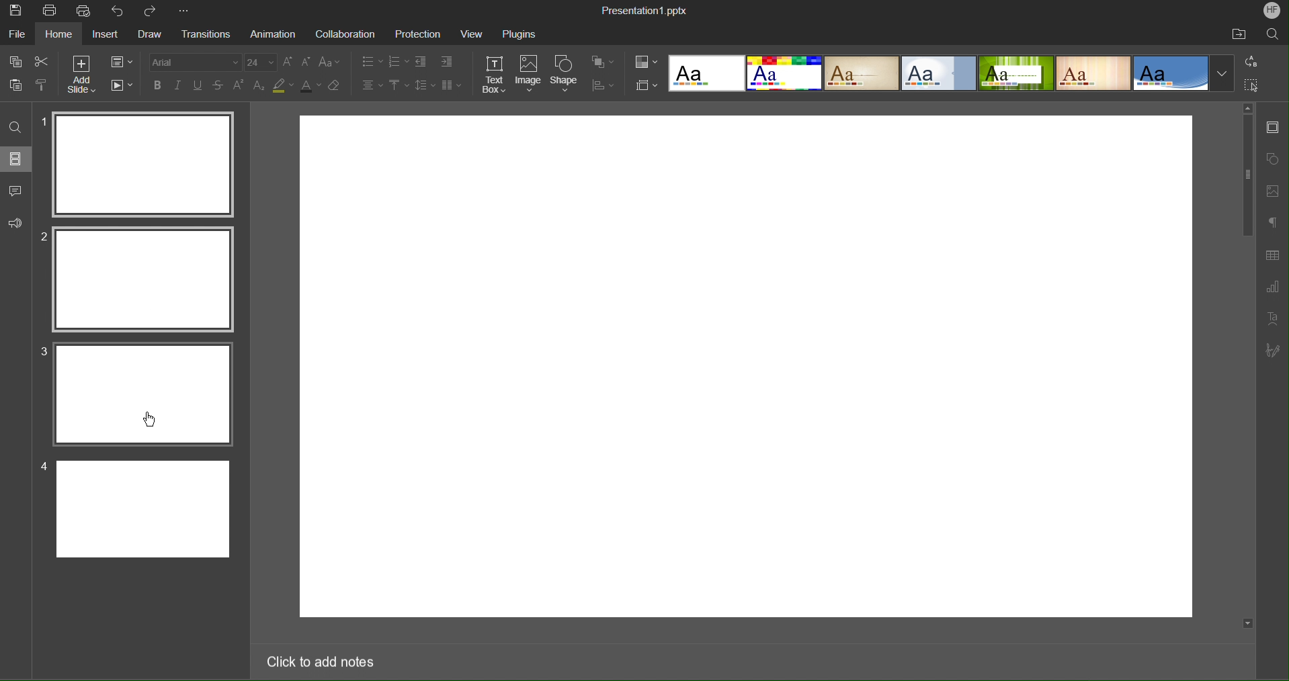 The image size is (1289, 681). What do you see at coordinates (1246, 624) in the screenshot?
I see `scroll down` at bounding box center [1246, 624].